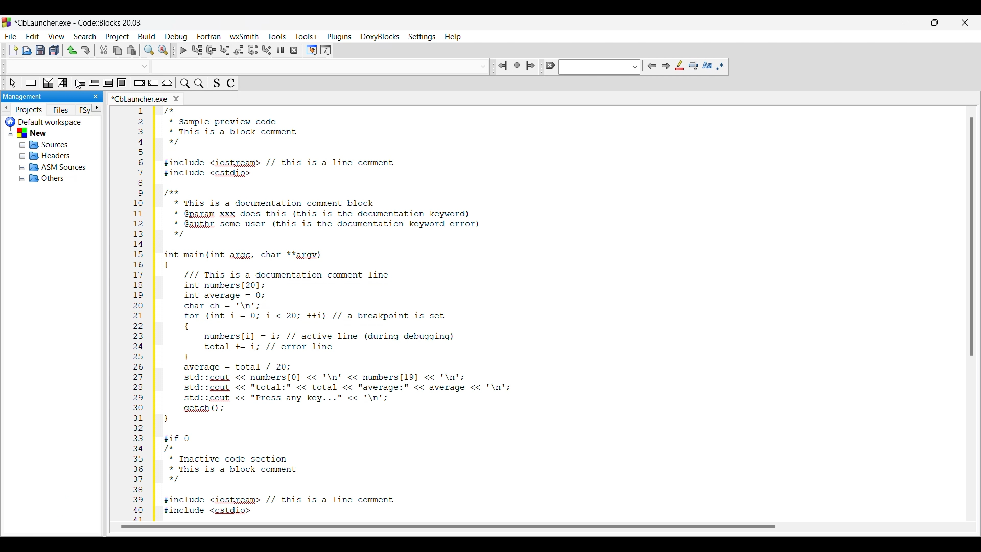 This screenshot has width=981, height=552. What do you see at coordinates (85, 37) in the screenshot?
I see `Search menu` at bounding box center [85, 37].